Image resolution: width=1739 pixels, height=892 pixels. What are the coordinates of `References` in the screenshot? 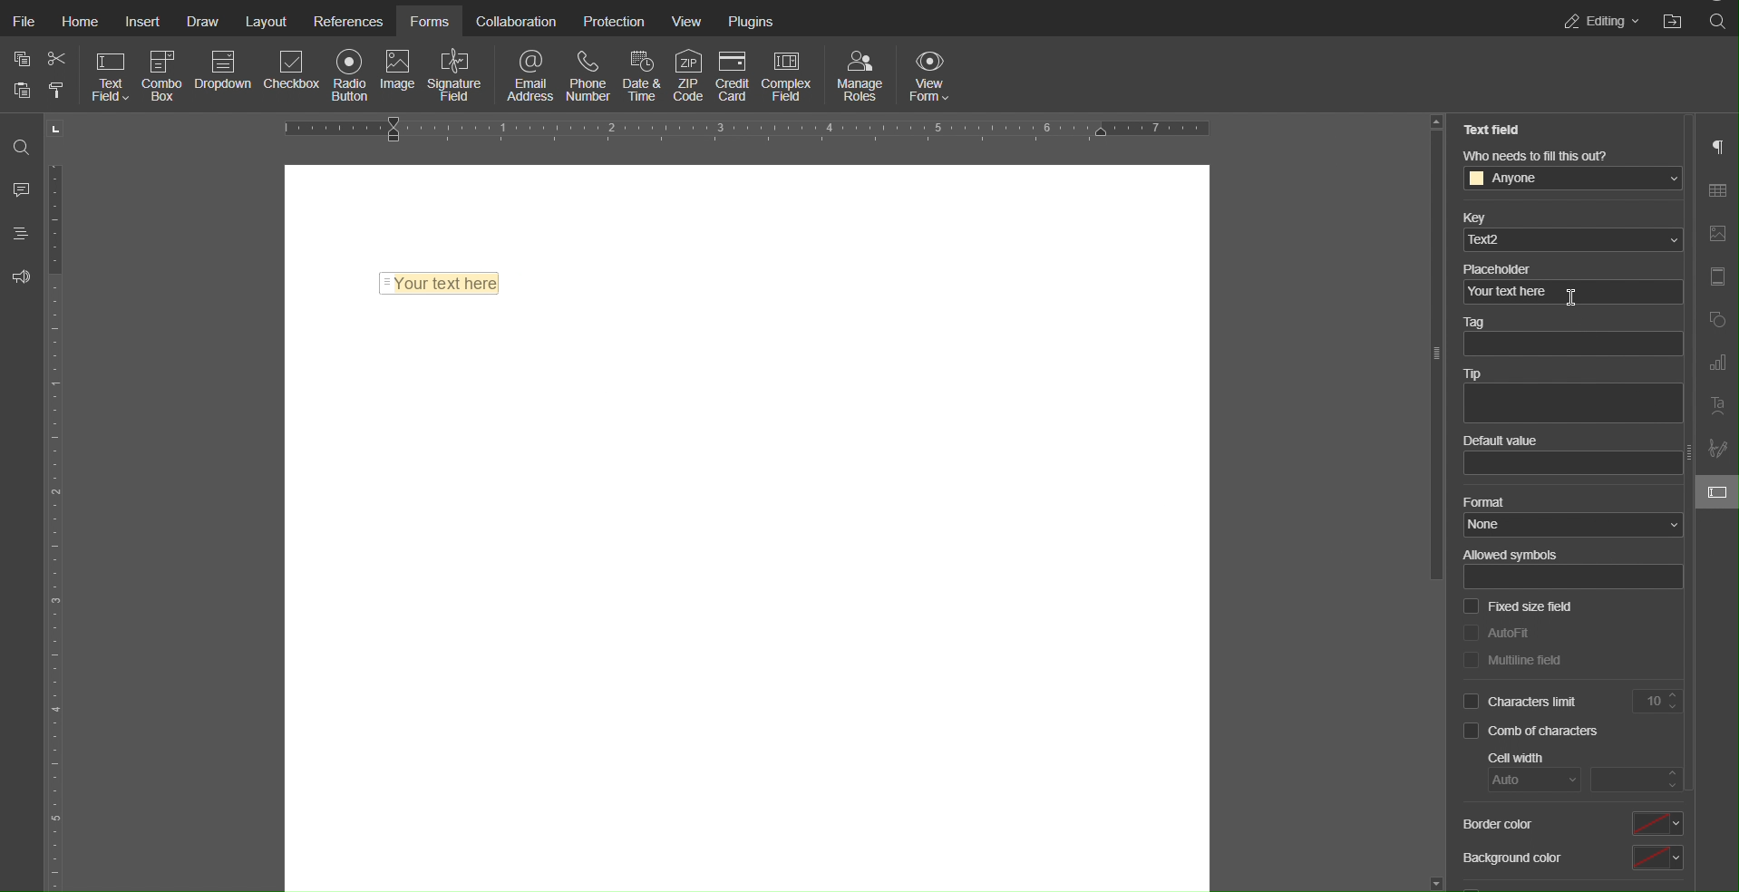 It's located at (346, 23).